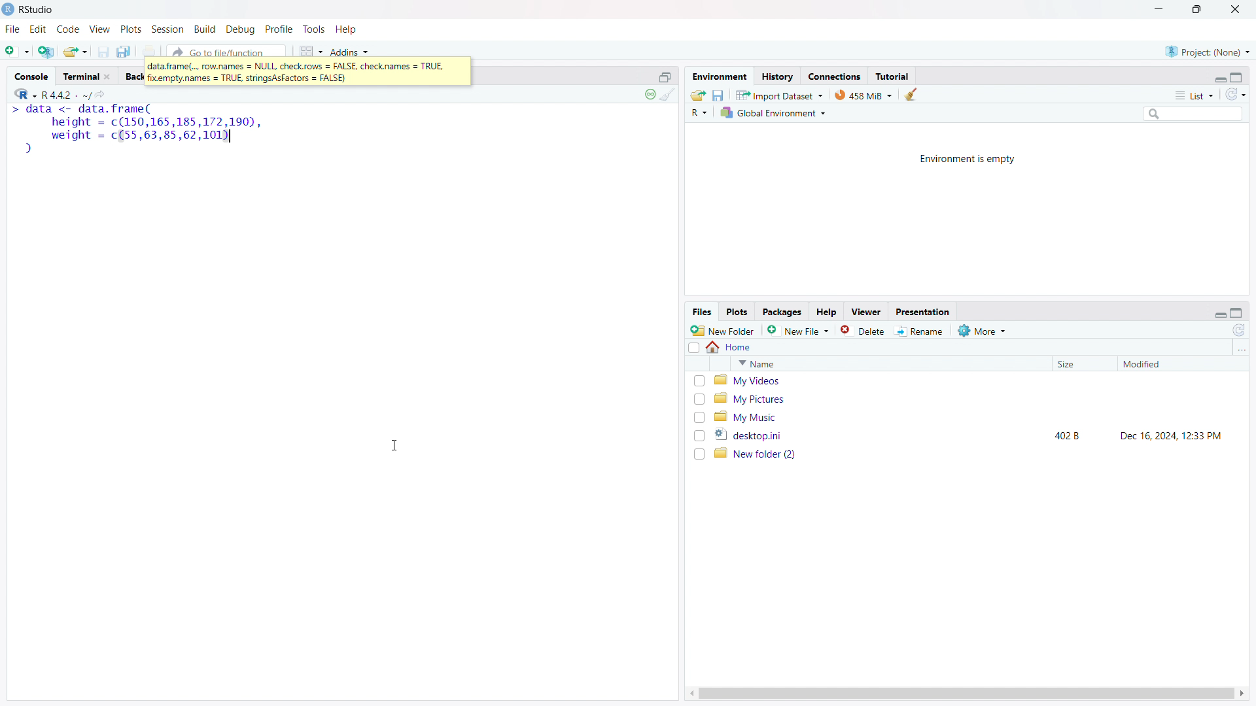 This screenshot has width=1256, height=706. Describe the element at coordinates (12, 29) in the screenshot. I see `file` at that location.